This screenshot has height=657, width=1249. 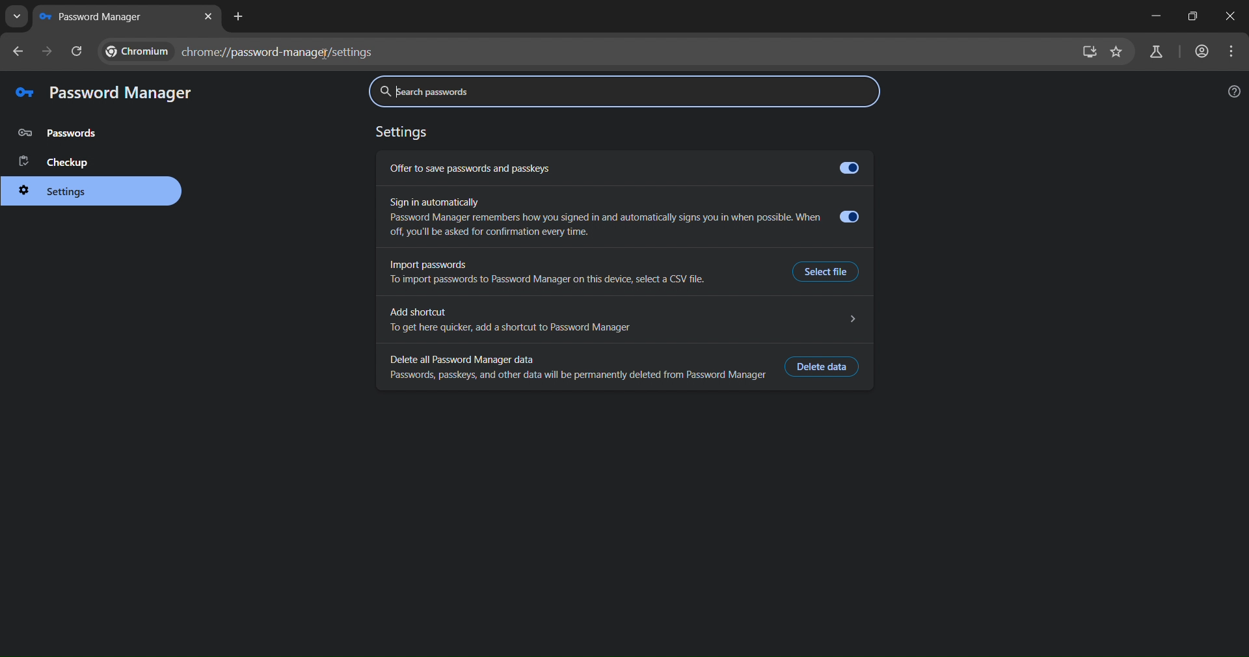 What do you see at coordinates (624, 318) in the screenshot?
I see `Add shortcut
To get here quicker, add a shortcut to Password Manager` at bounding box center [624, 318].